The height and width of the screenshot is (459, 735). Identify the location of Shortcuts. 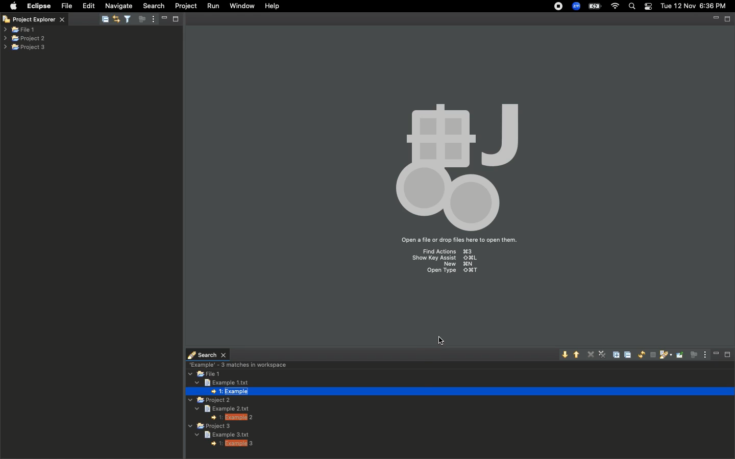
(447, 263).